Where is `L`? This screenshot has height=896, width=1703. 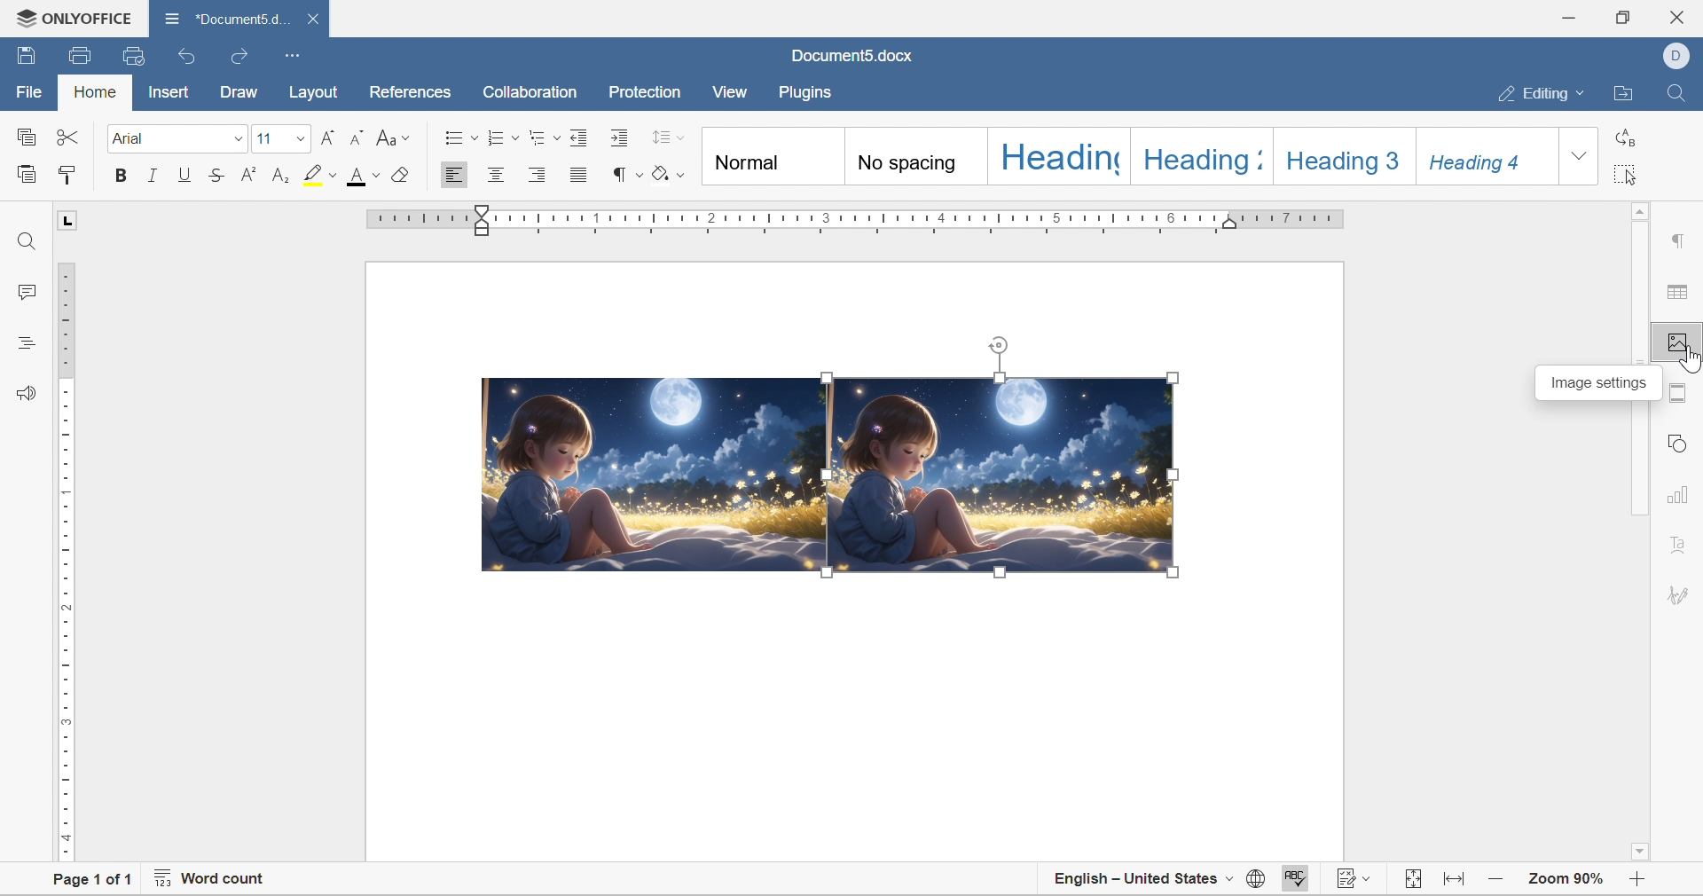 L is located at coordinates (67, 219).